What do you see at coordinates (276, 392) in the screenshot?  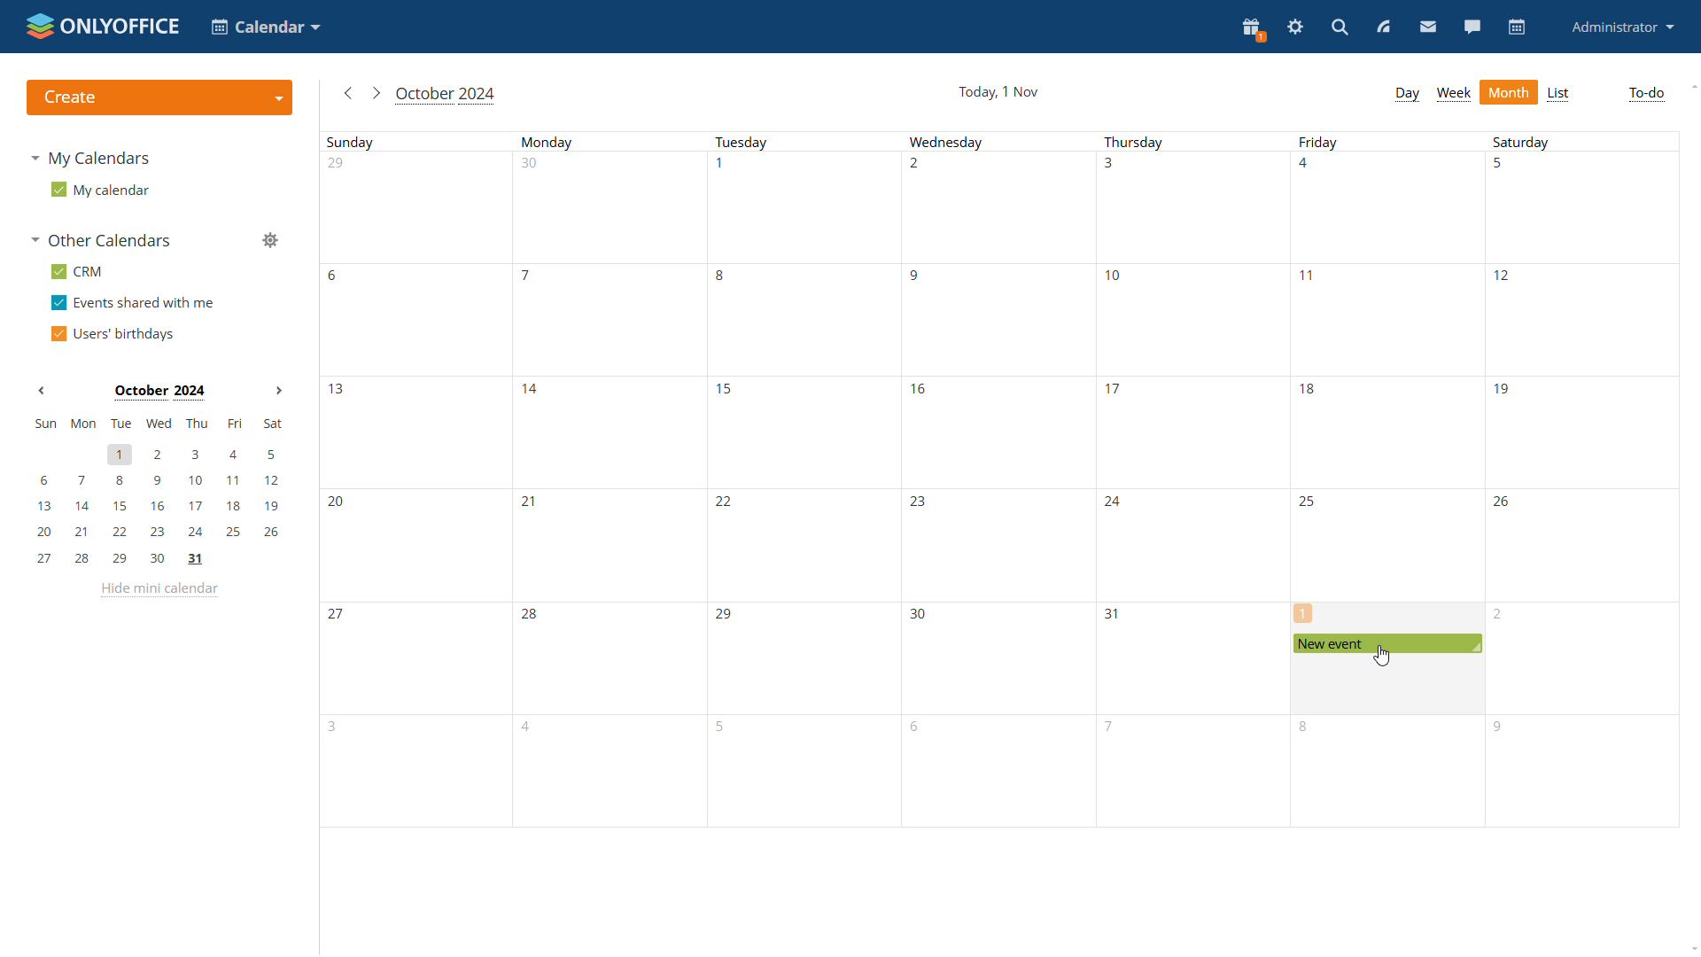 I see `Next month` at bounding box center [276, 392].